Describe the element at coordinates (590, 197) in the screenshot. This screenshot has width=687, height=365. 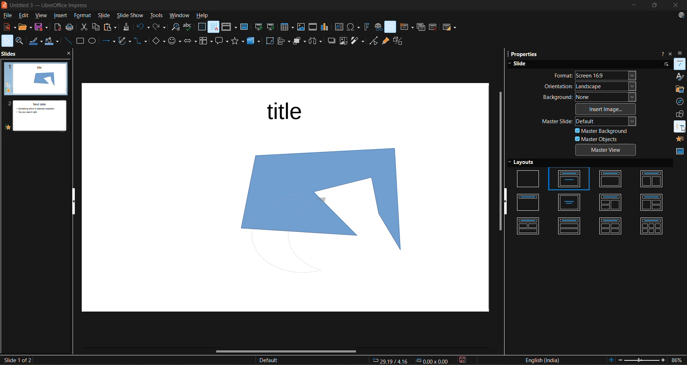
I see `layouts` at that location.